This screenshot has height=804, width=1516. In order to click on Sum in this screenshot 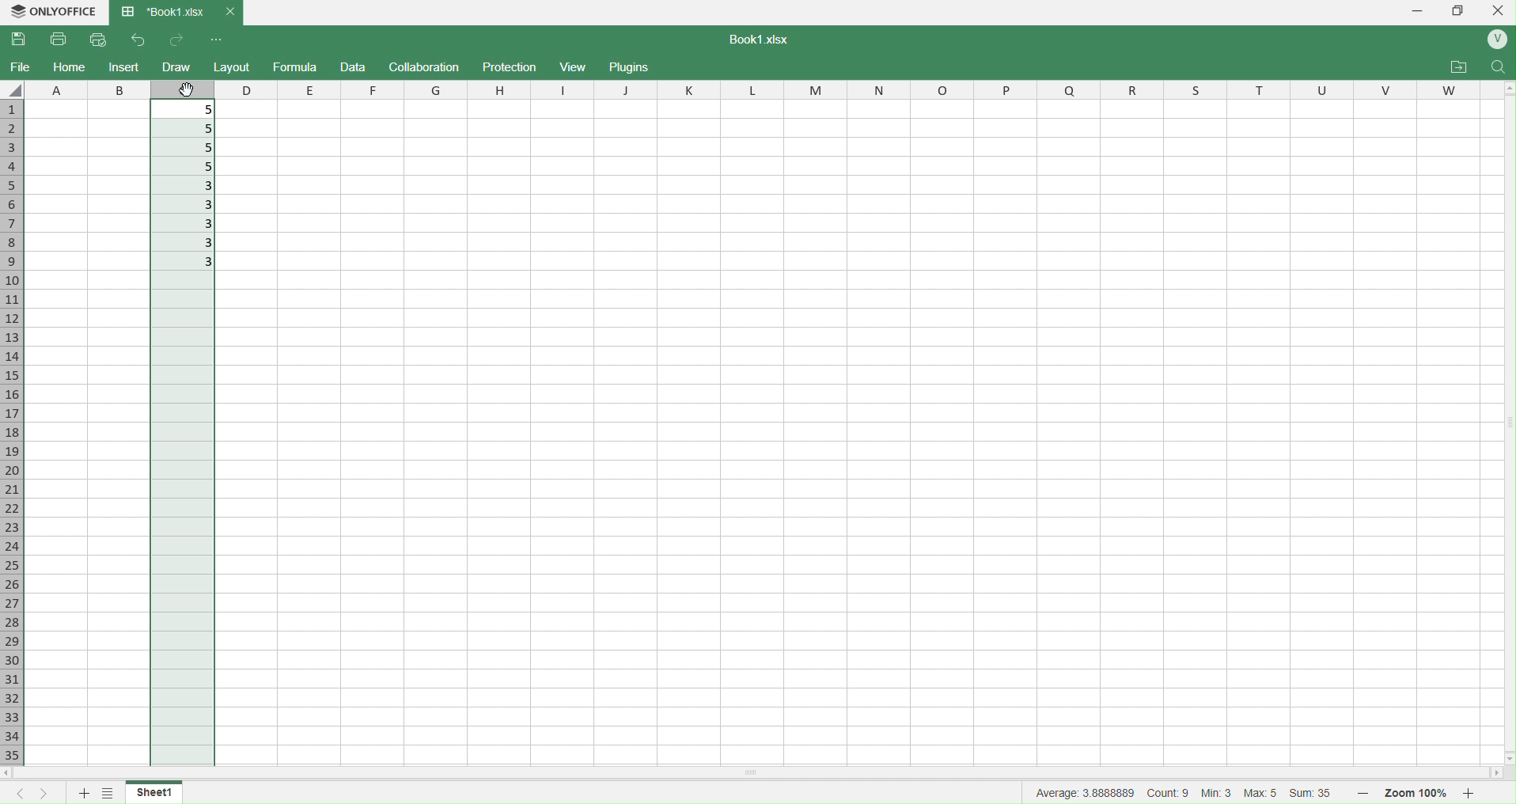, I will do `click(1315, 795)`.